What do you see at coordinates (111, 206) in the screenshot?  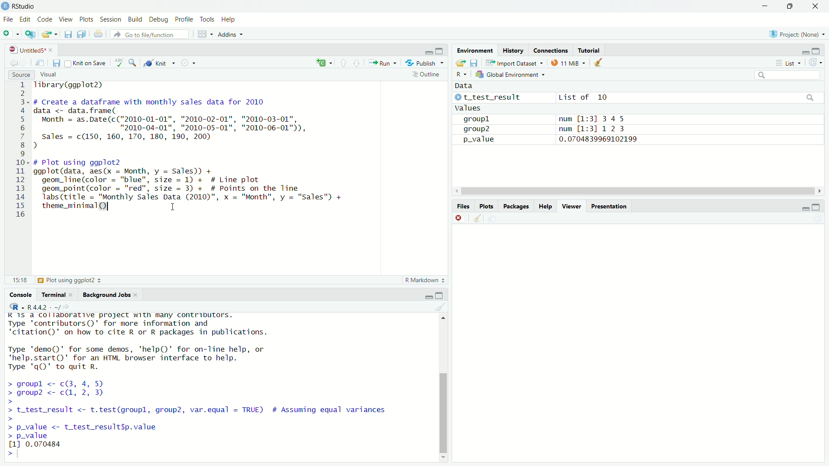 I see `cursor` at bounding box center [111, 206].